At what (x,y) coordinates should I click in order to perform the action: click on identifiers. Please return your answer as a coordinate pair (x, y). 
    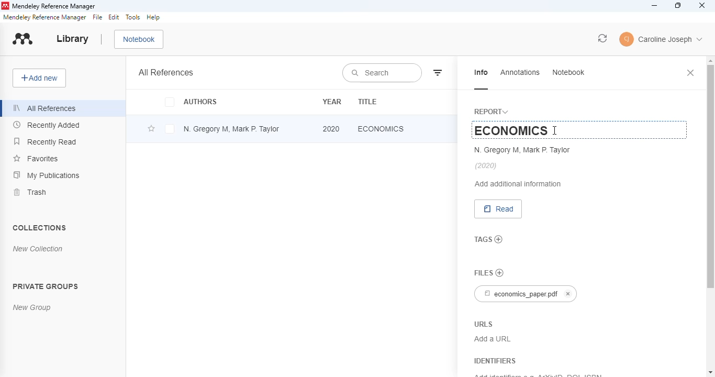
    Looking at the image, I should click on (496, 360).